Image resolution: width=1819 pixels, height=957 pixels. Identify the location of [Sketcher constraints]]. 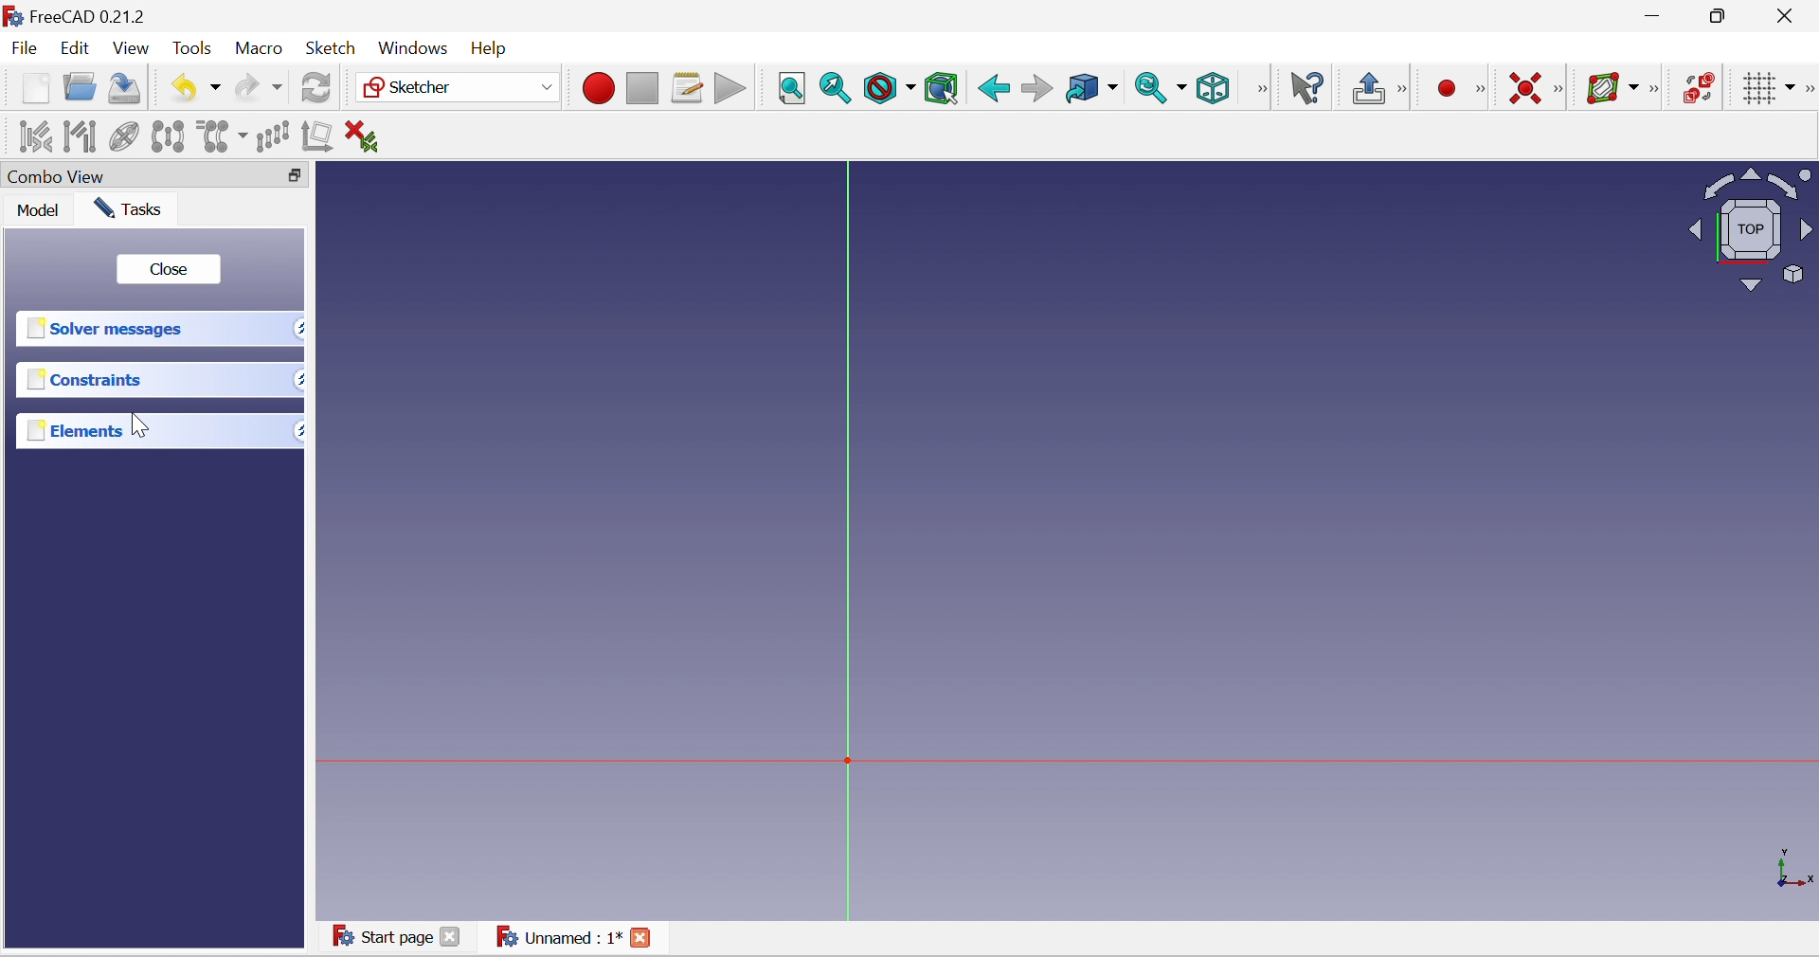
(1561, 91).